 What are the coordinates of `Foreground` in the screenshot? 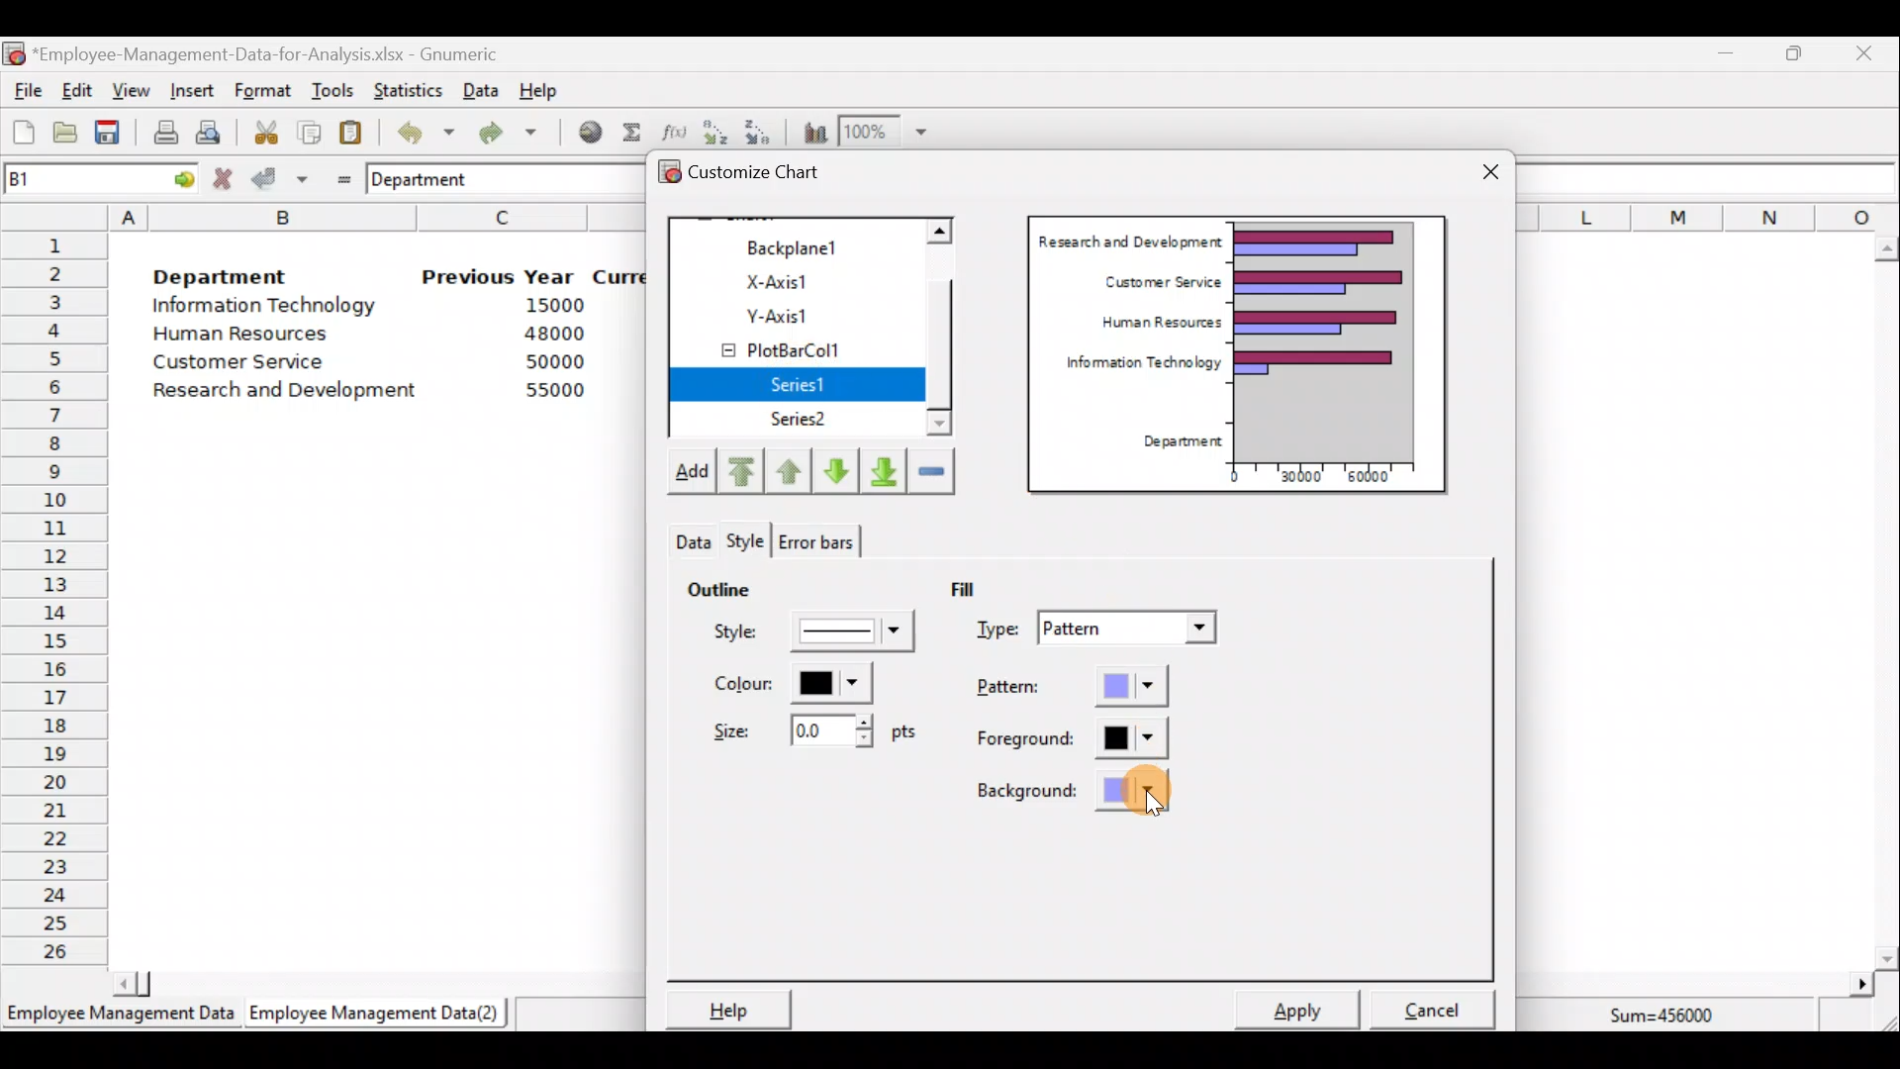 It's located at (1074, 739).